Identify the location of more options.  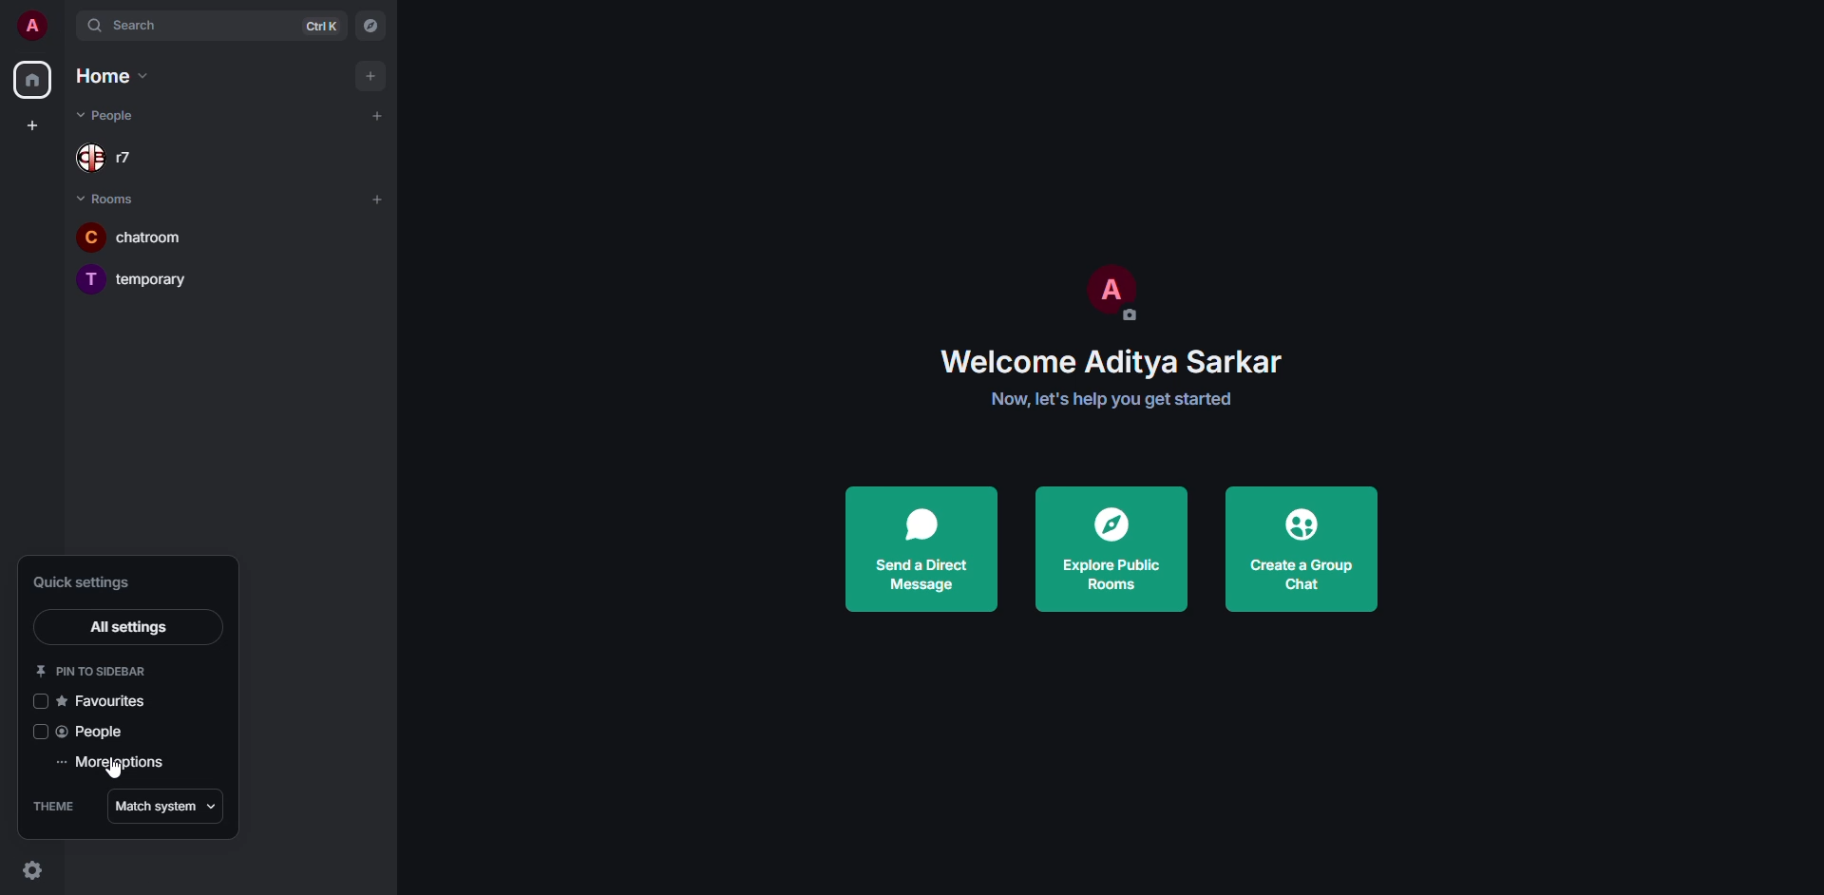
(115, 762).